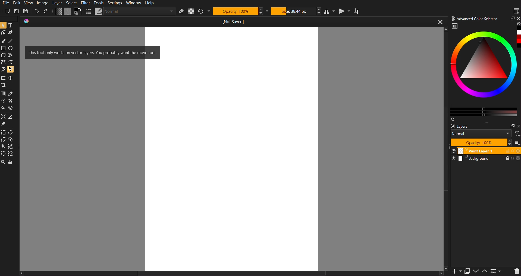 This screenshot has width=521, height=276. Describe the element at coordinates (18, 3) in the screenshot. I see `Edit` at that location.